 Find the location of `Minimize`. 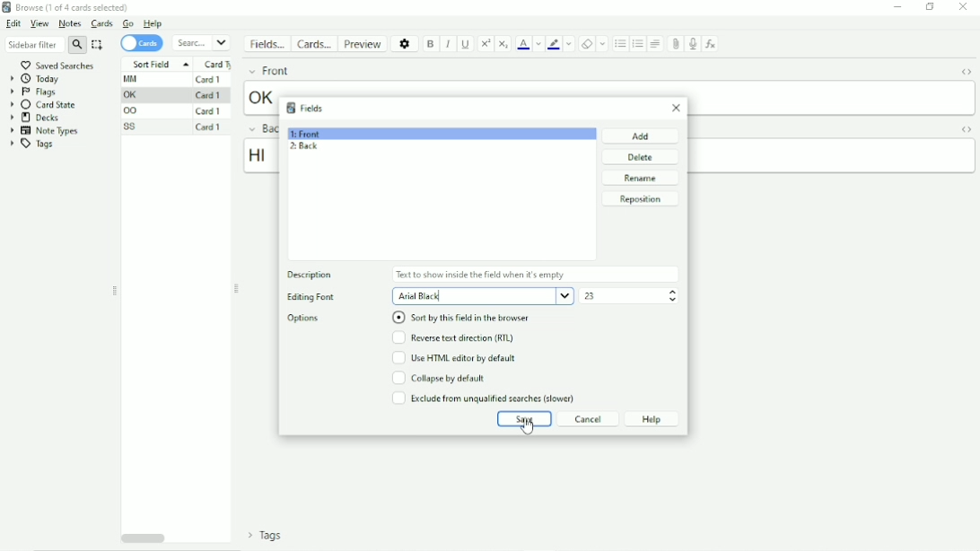

Minimize is located at coordinates (898, 7).